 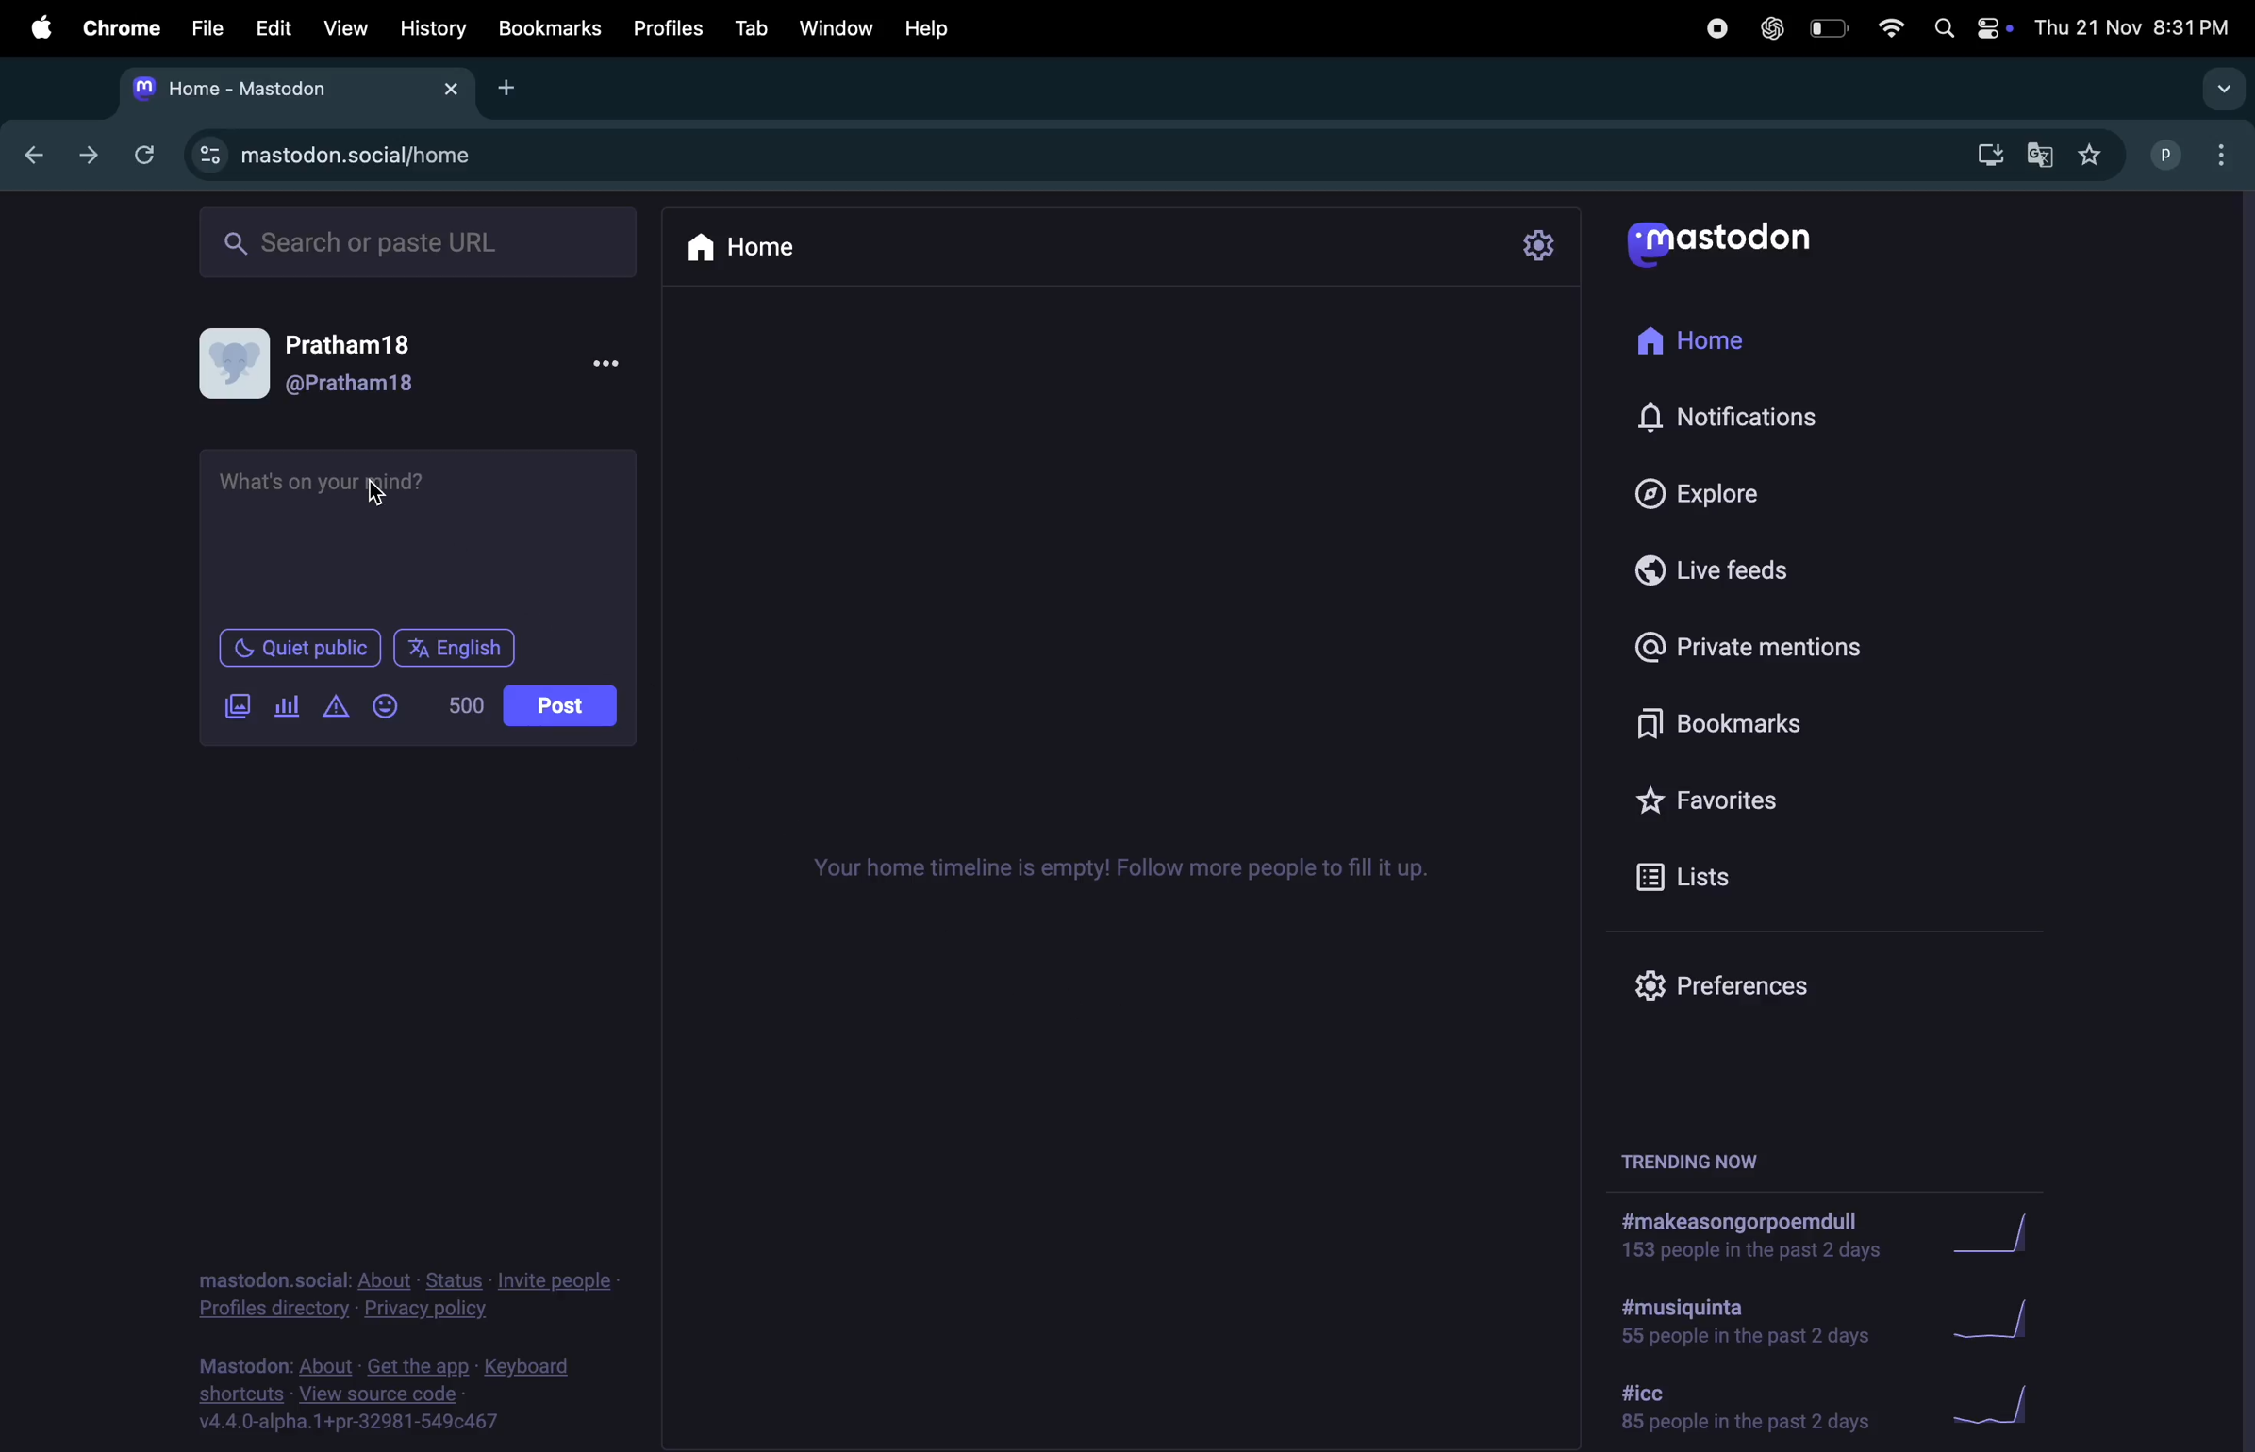 What do you see at coordinates (429, 27) in the screenshot?
I see `history` at bounding box center [429, 27].